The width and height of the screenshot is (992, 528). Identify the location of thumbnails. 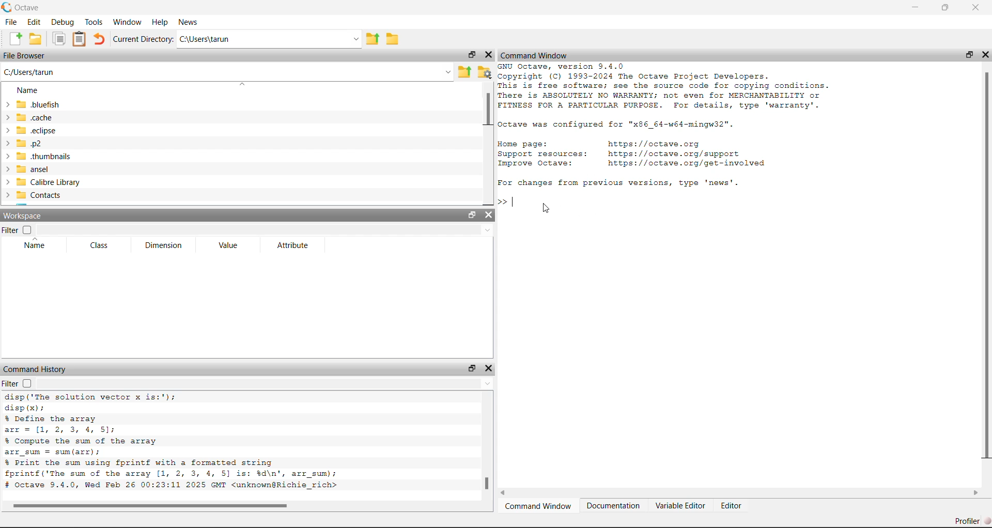
(38, 157).